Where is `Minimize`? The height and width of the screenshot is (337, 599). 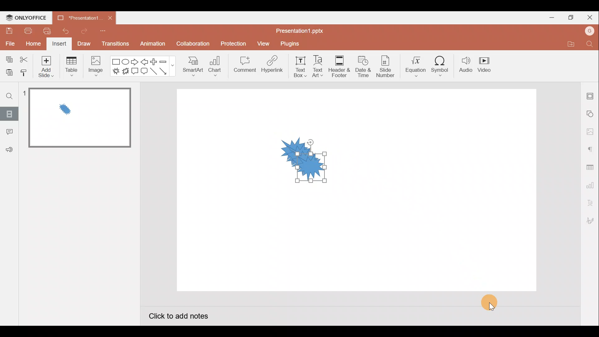 Minimize is located at coordinates (551, 17).